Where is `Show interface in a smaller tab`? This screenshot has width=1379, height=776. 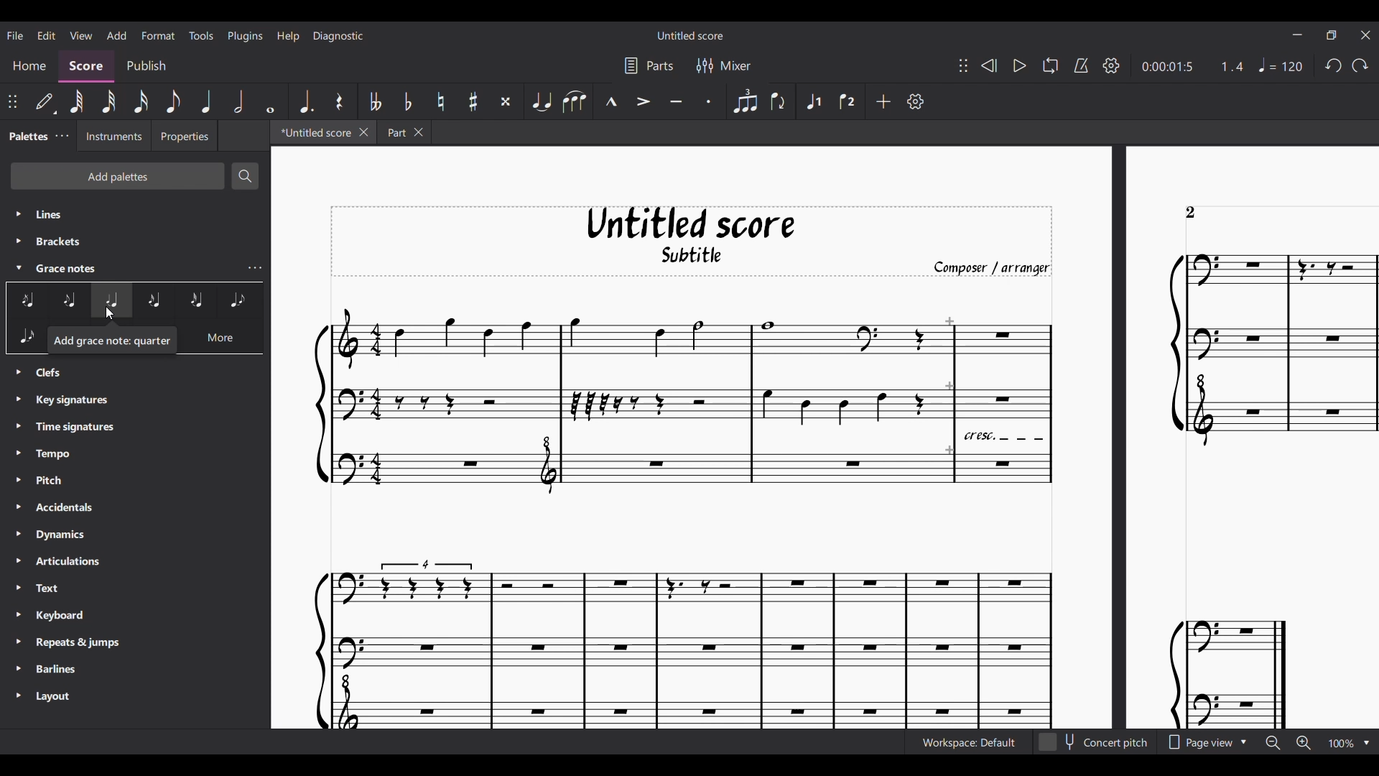 Show interface in a smaller tab is located at coordinates (1331, 35).